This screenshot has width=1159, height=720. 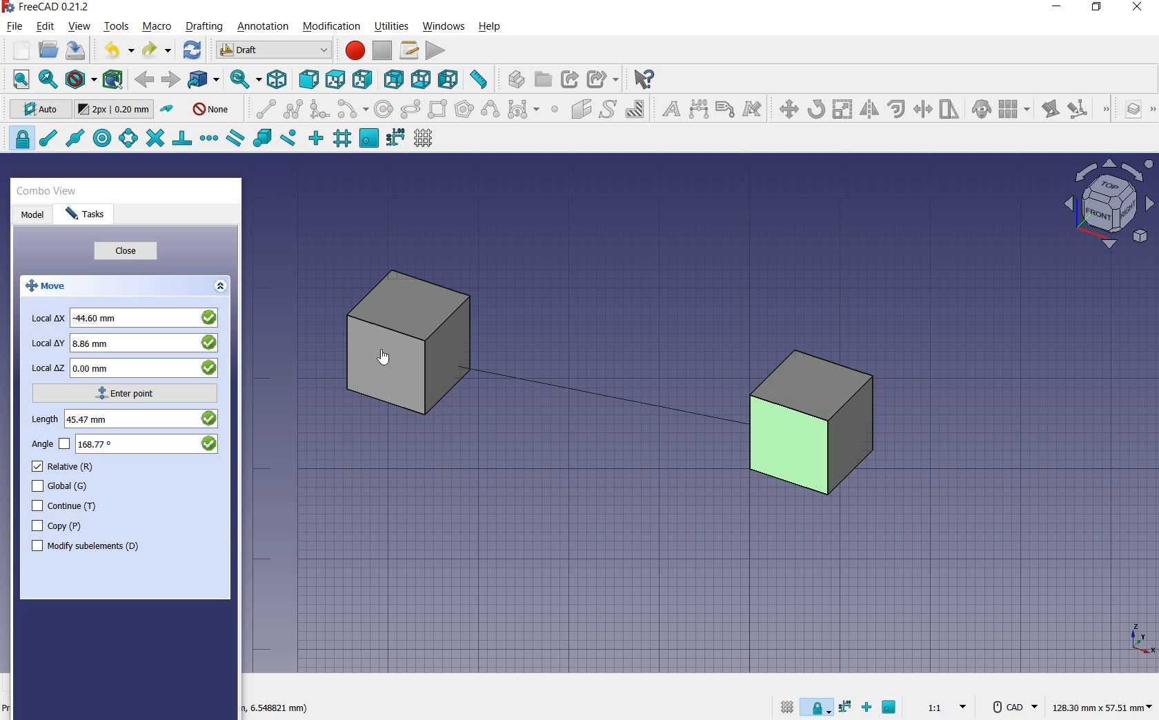 What do you see at coordinates (1107, 110) in the screenshot?
I see `draft modification tools` at bounding box center [1107, 110].